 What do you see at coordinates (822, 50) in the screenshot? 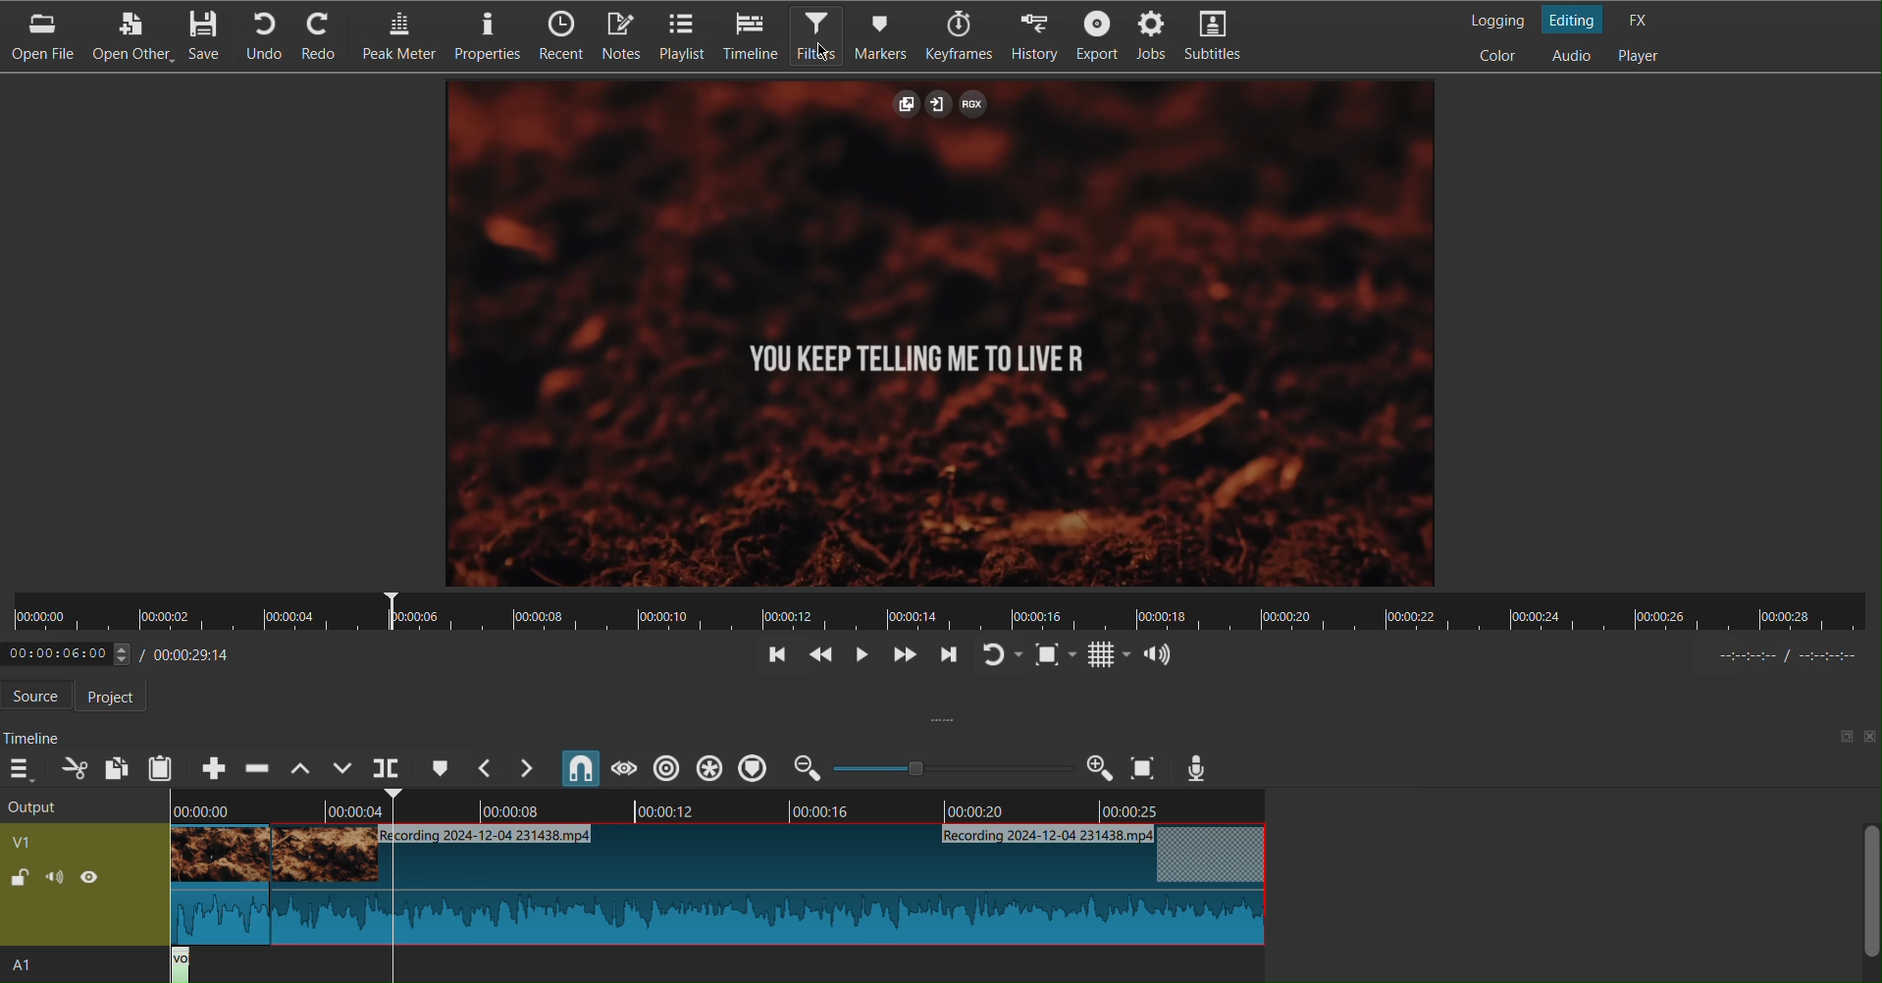
I see `Cursor at Filters` at bounding box center [822, 50].